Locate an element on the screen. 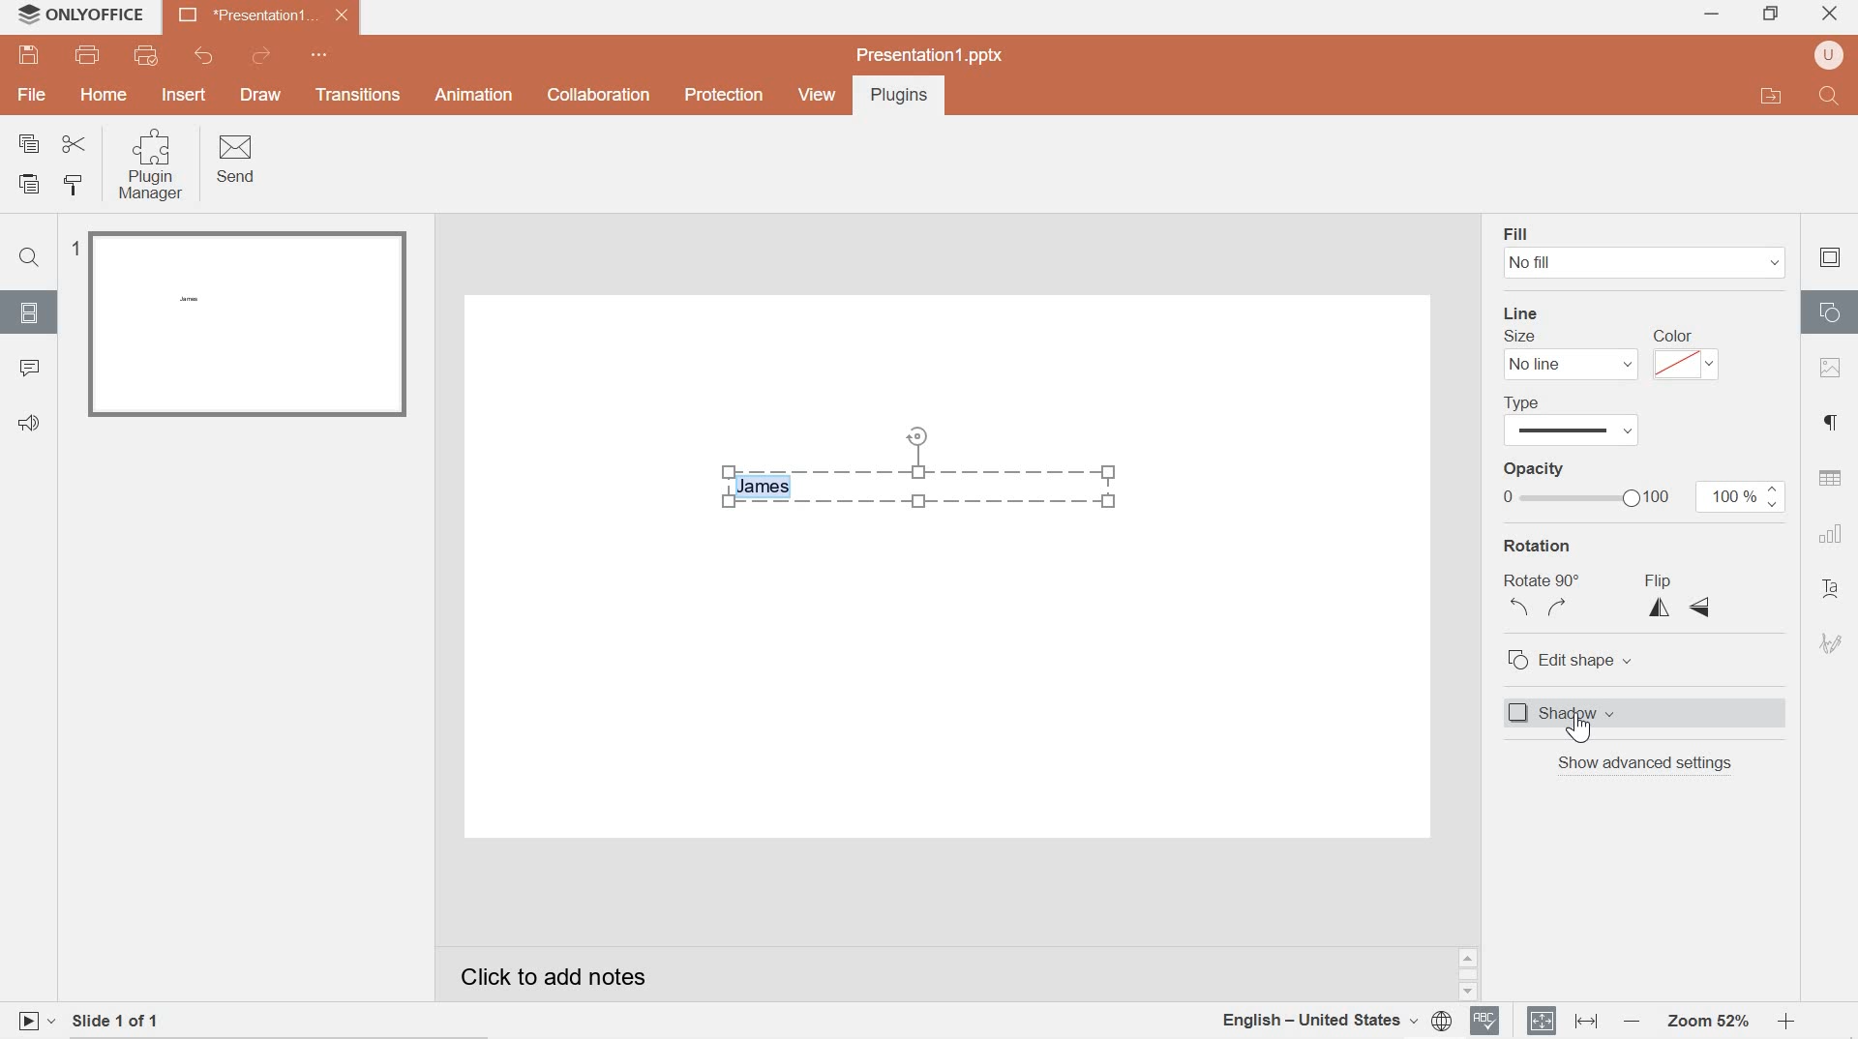 This screenshot has height=1039, width=1858. Plugins is located at coordinates (895, 97).